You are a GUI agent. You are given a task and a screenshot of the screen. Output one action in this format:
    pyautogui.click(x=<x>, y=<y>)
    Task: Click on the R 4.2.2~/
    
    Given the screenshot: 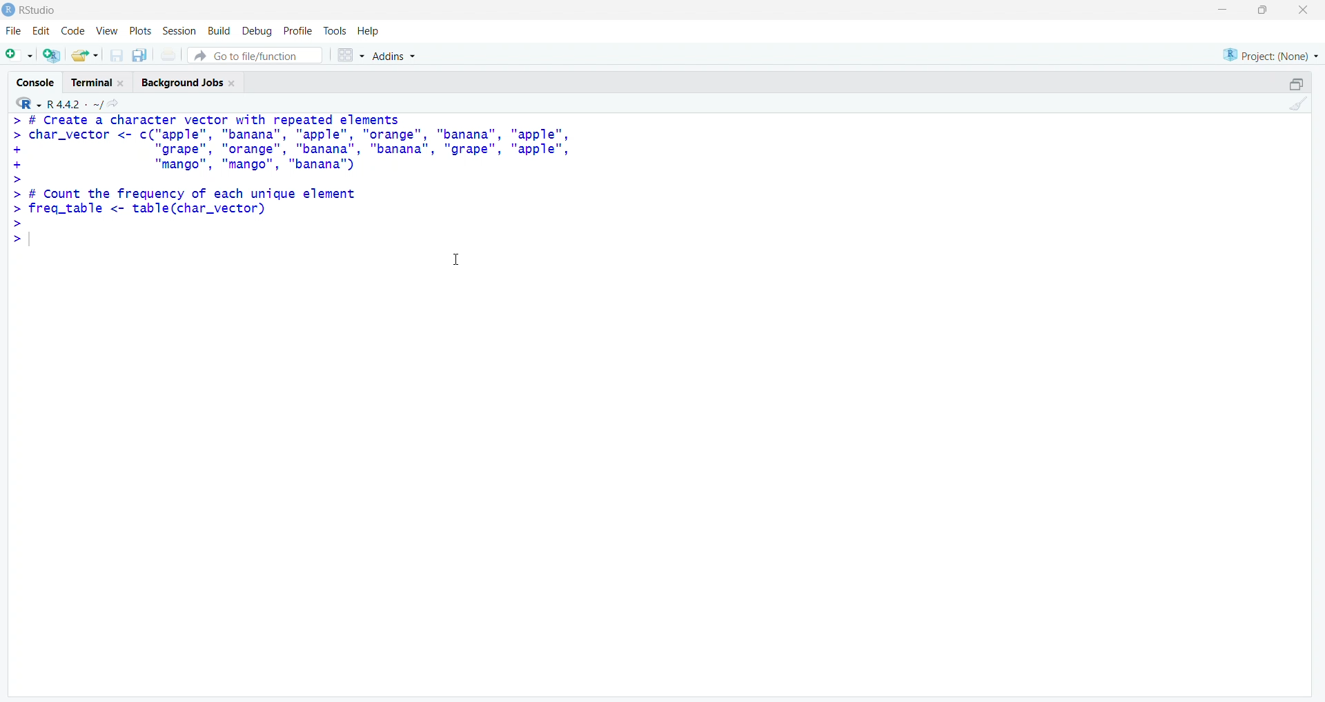 What is the action you would take?
    pyautogui.click(x=71, y=103)
    